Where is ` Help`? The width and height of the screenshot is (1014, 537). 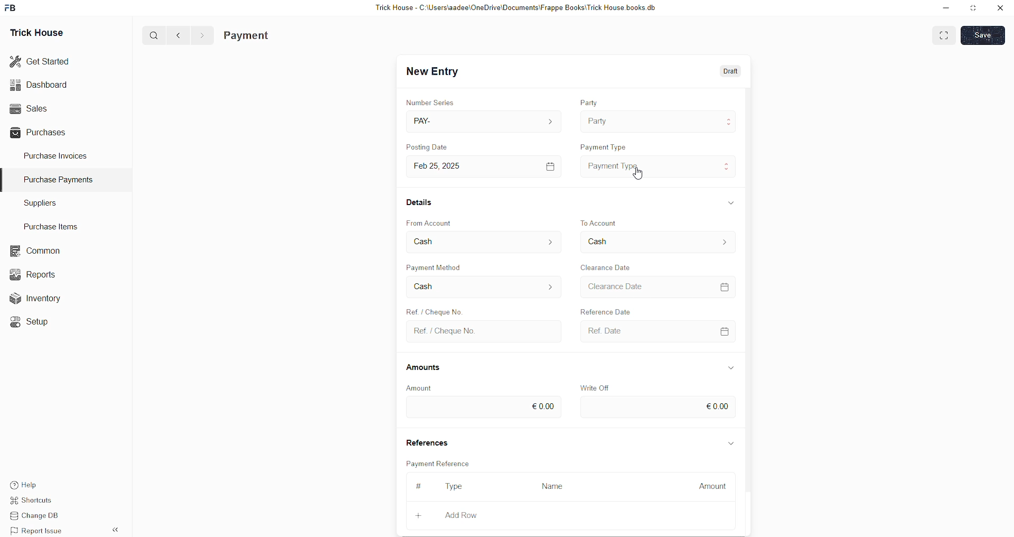  Help is located at coordinates (40, 484).